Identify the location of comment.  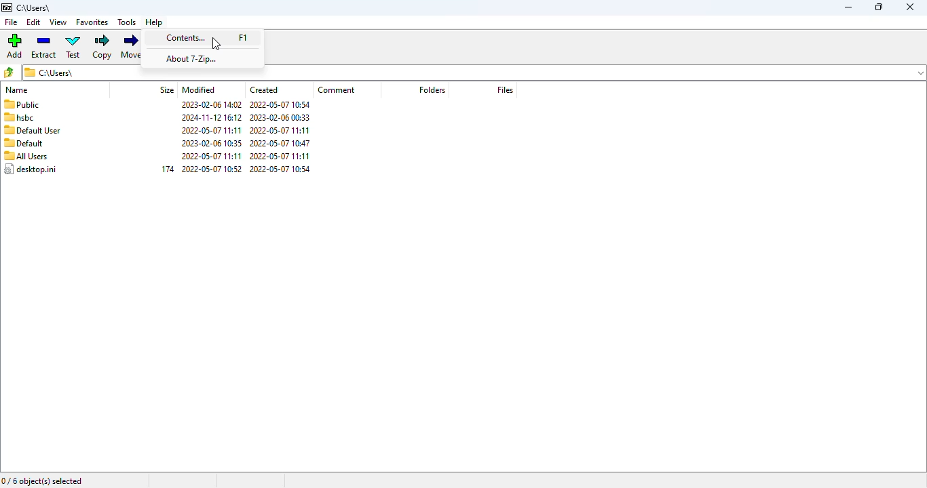
(337, 89).